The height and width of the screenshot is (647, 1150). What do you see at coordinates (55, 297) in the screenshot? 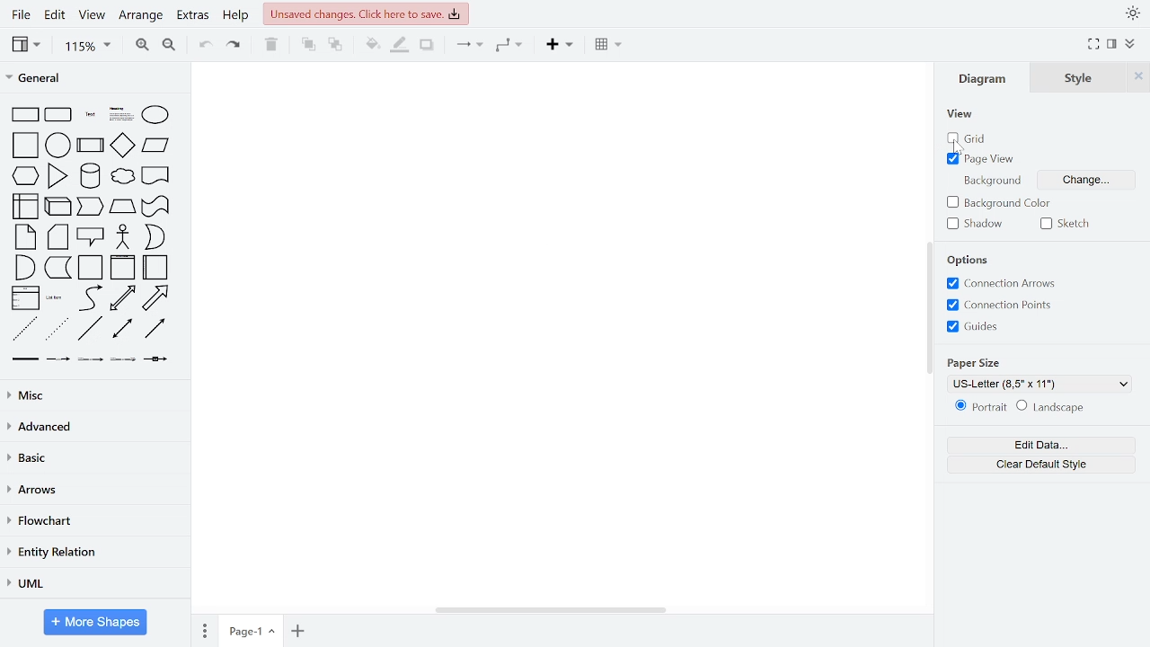
I see `list item` at bounding box center [55, 297].